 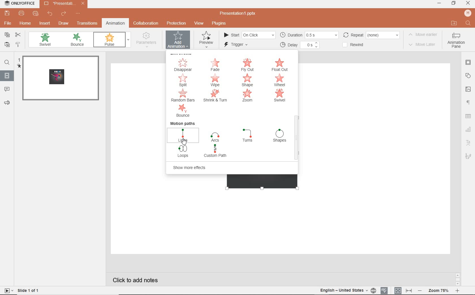 I want to click on pulse, so click(x=109, y=40).